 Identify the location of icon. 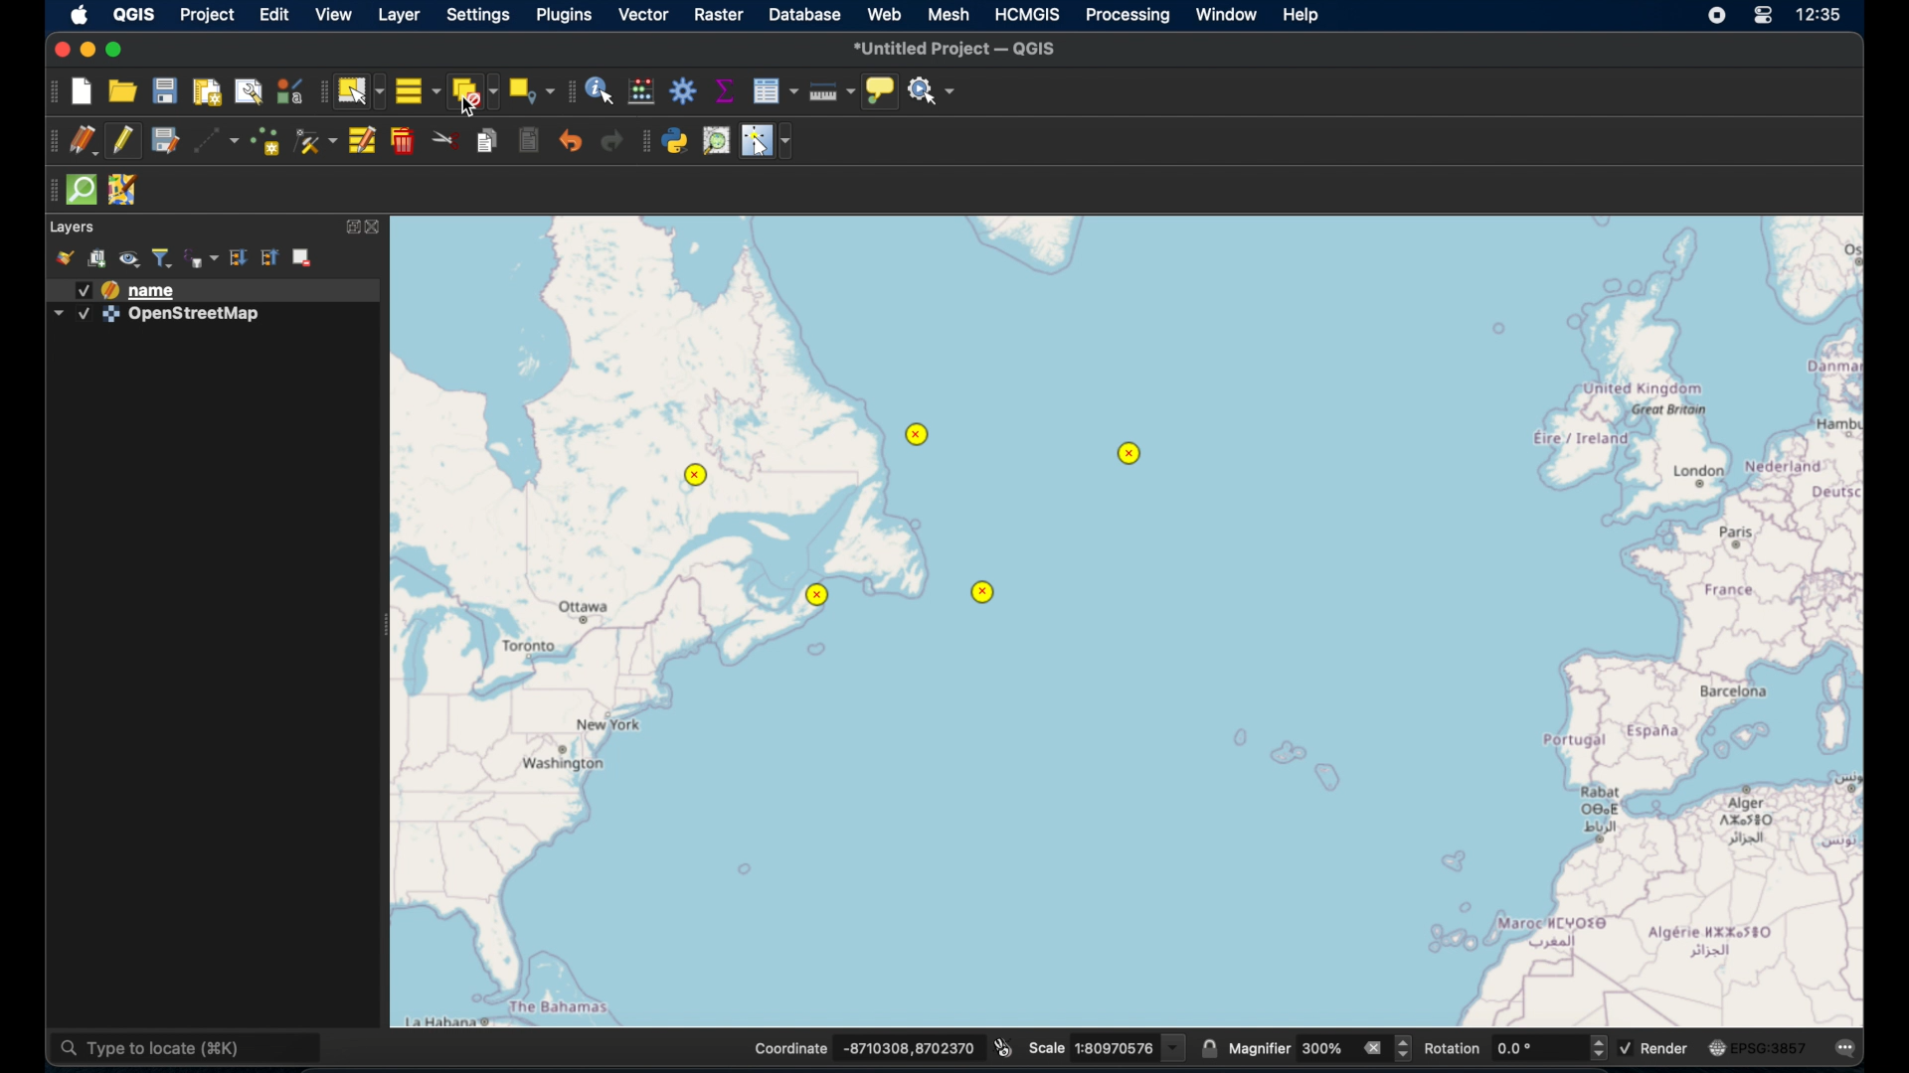
(110, 290).